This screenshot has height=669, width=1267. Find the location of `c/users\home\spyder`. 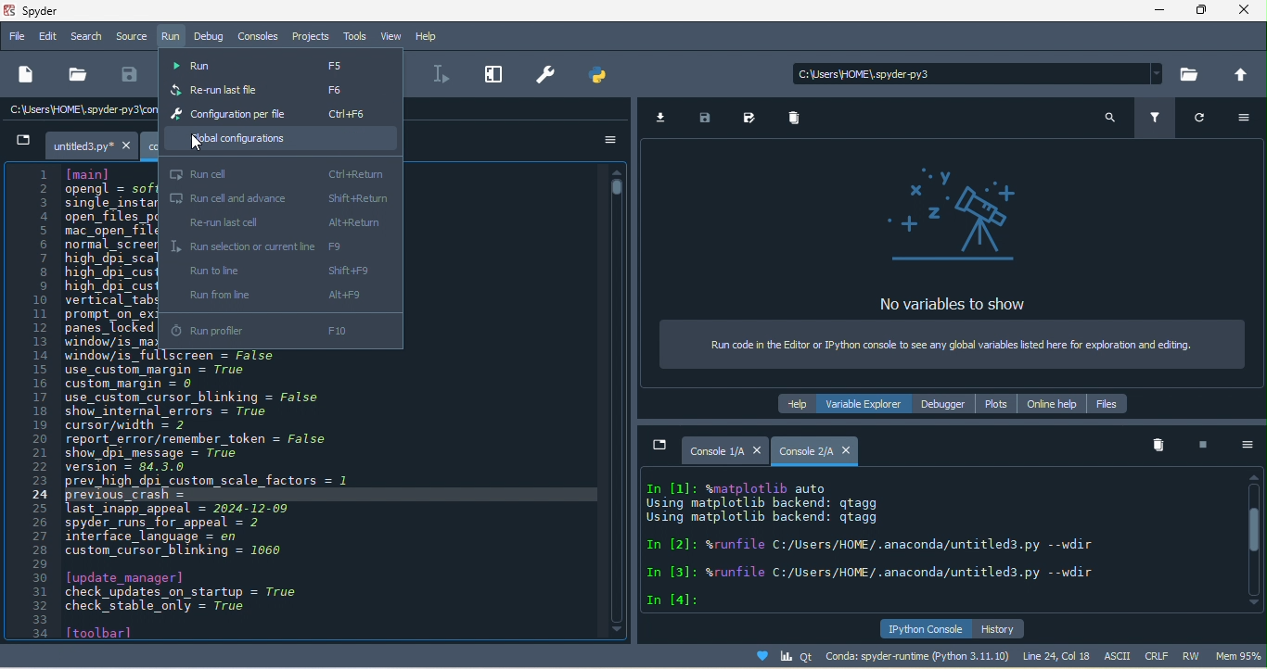

c/users\home\spyder is located at coordinates (79, 111).